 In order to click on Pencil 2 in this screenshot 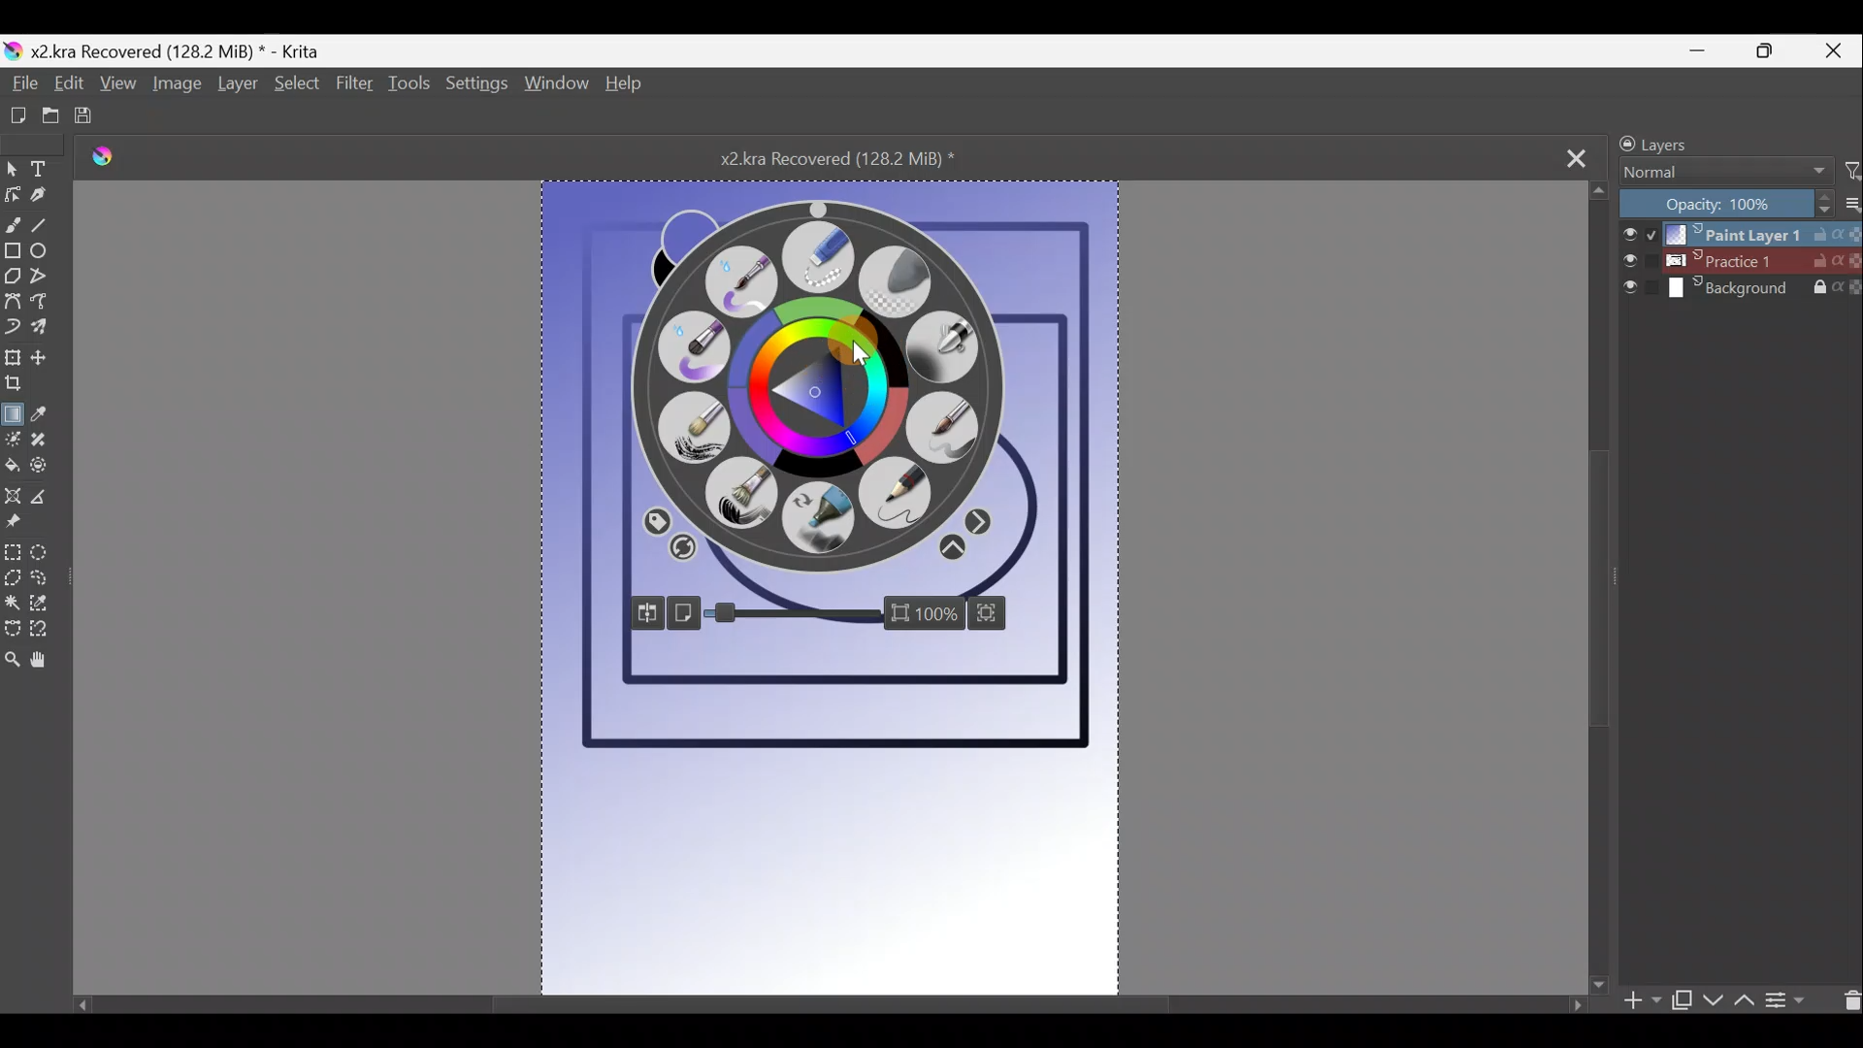, I will do `click(896, 501)`.